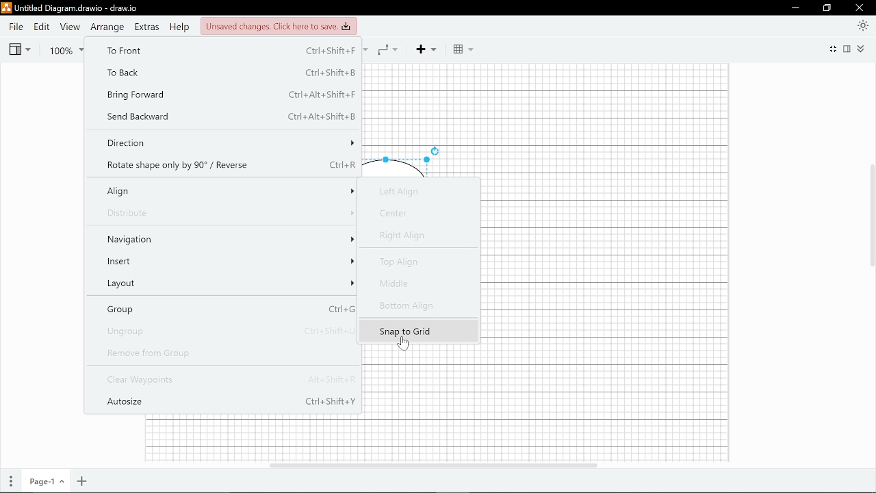 This screenshot has width=876, height=493. I want to click on Autosize Ctrl+Shift+Y, so click(229, 403).